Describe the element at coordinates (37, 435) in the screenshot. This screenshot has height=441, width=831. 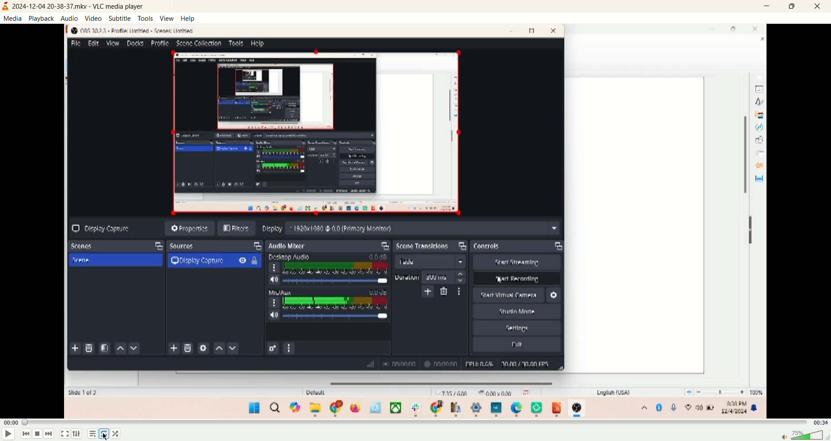
I see `stop` at that location.